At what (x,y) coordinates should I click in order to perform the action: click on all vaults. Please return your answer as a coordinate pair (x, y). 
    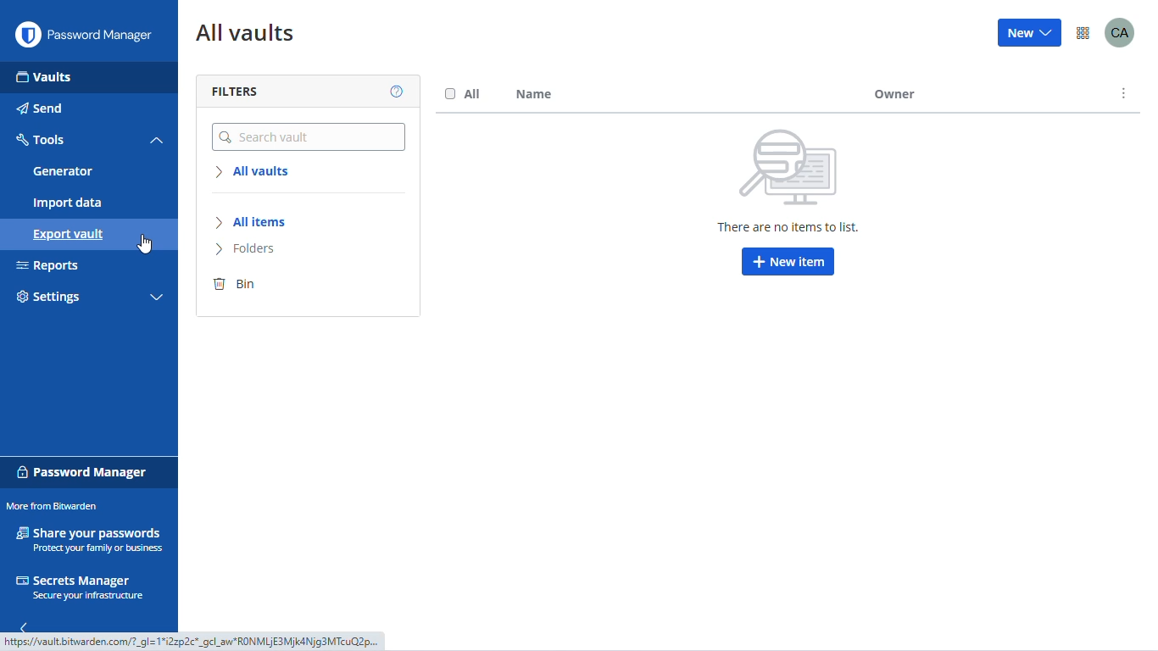
    Looking at the image, I should click on (247, 35).